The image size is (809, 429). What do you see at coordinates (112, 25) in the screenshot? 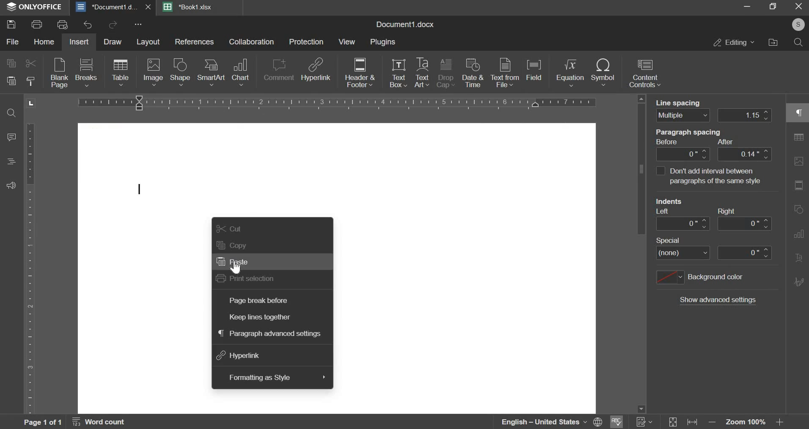
I see `redo` at bounding box center [112, 25].